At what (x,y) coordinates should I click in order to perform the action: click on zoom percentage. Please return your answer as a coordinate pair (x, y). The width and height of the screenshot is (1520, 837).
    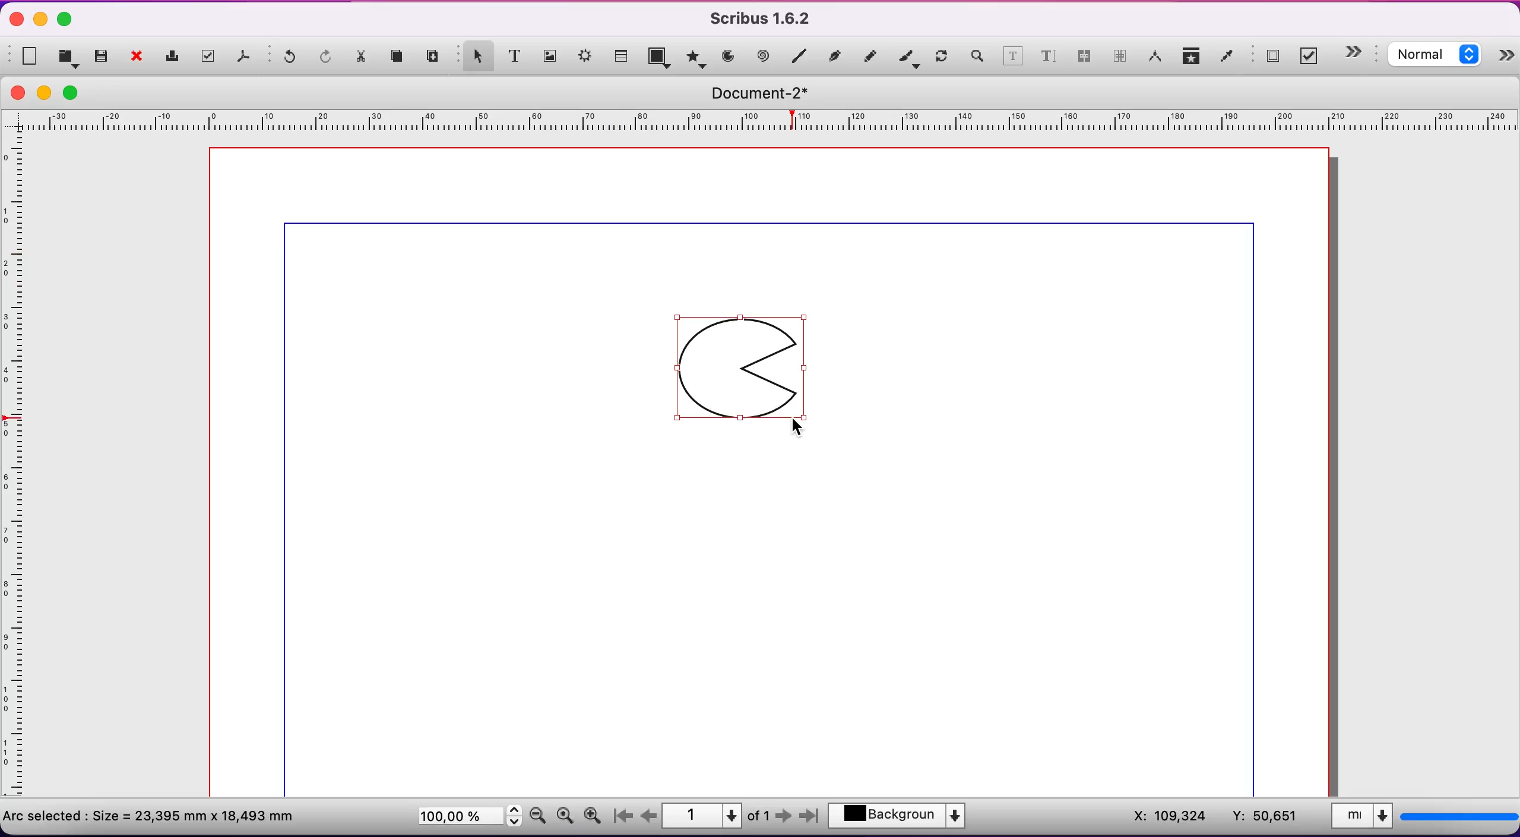
    Looking at the image, I should click on (467, 818).